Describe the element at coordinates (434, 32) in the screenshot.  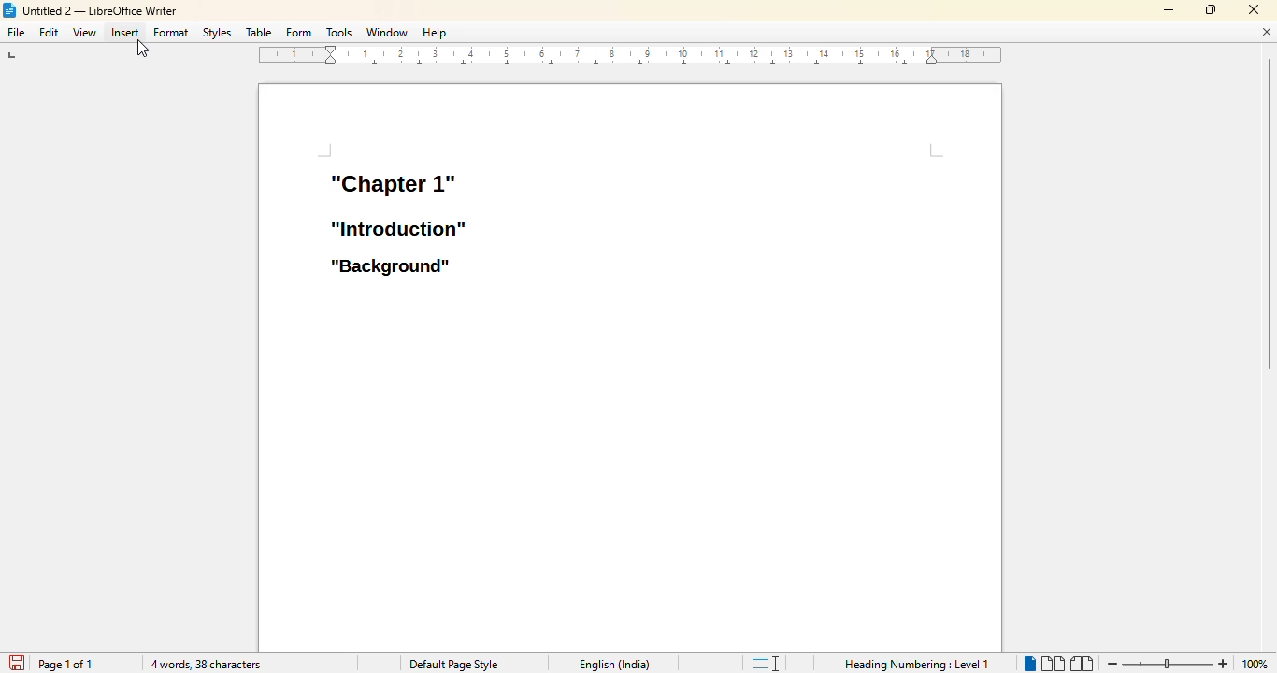
I see `help` at that location.